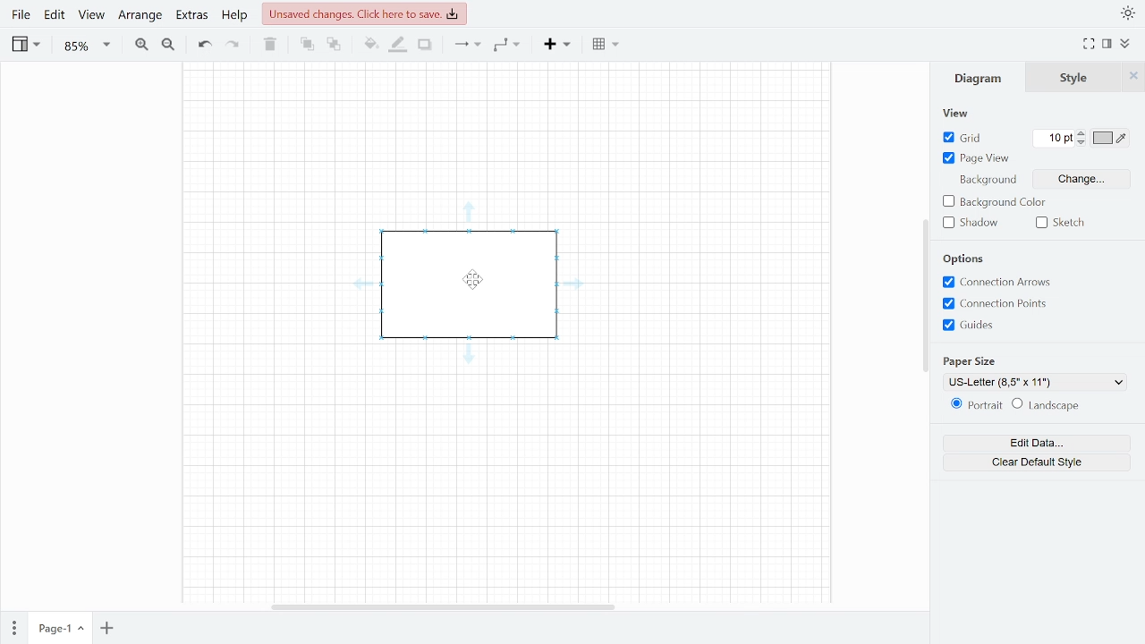 This screenshot has width=1145, height=644. What do you see at coordinates (106, 630) in the screenshot?
I see `Add page` at bounding box center [106, 630].